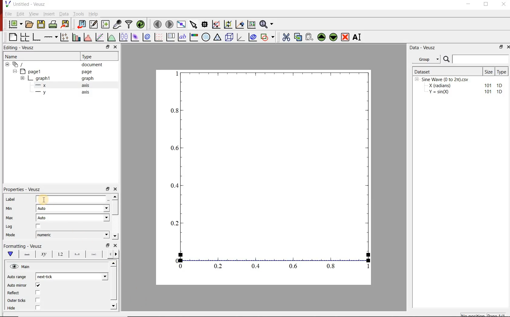 The width and height of the screenshot is (510, 317). Describe the element at coordinates (85, 92) in the screenshot. I see `axis` at that location.